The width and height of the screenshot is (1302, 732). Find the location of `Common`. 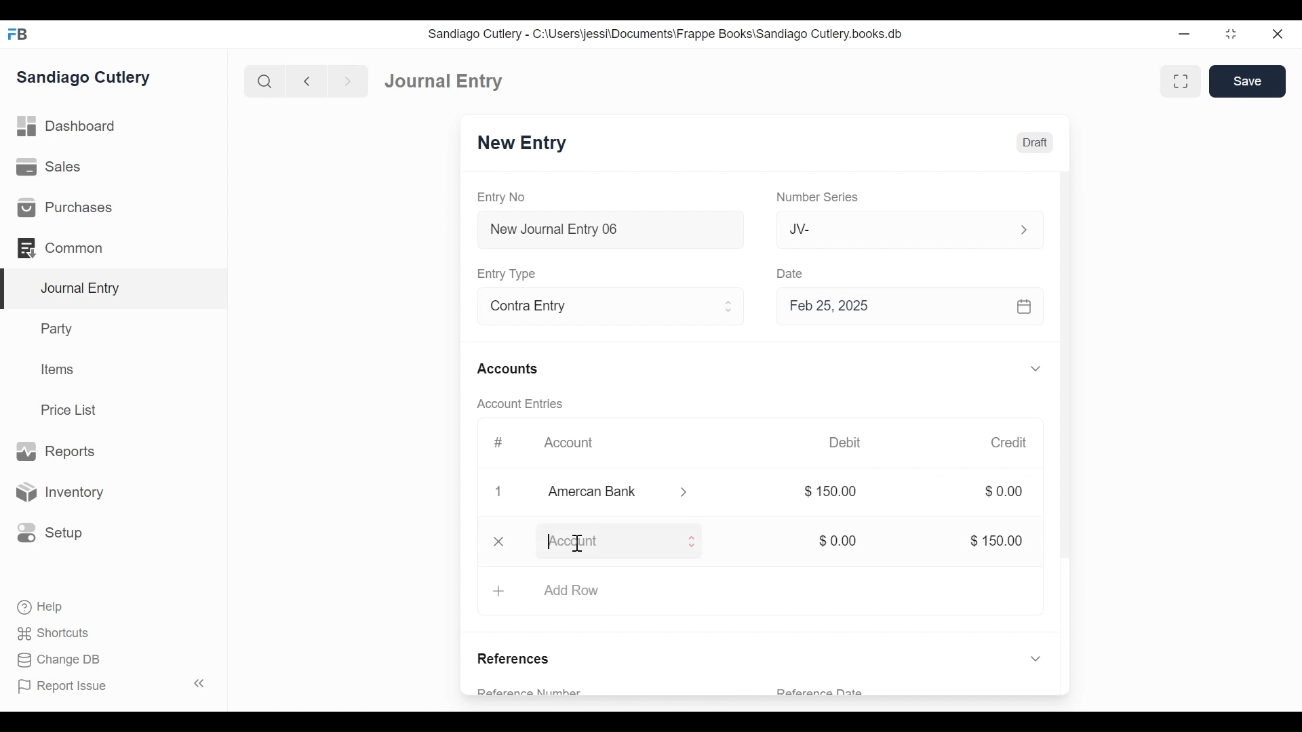

Common is located at coordinates (67, 248).